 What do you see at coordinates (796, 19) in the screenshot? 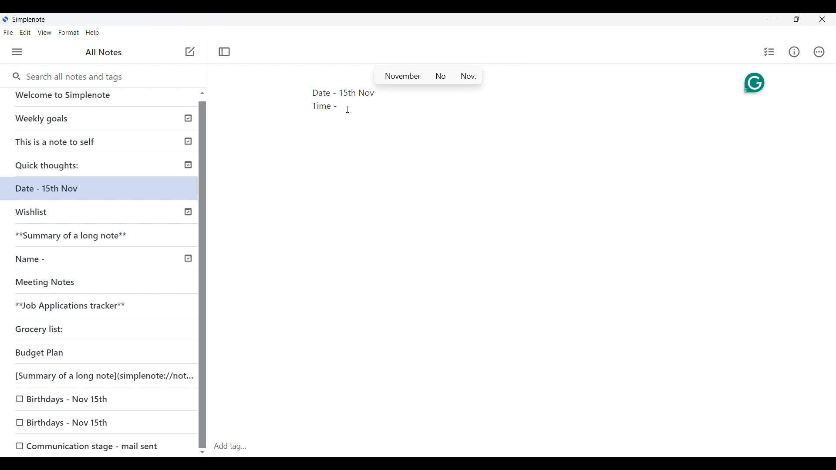
I see `Show interface in a smaller tab` at bounding box center [796, 19].